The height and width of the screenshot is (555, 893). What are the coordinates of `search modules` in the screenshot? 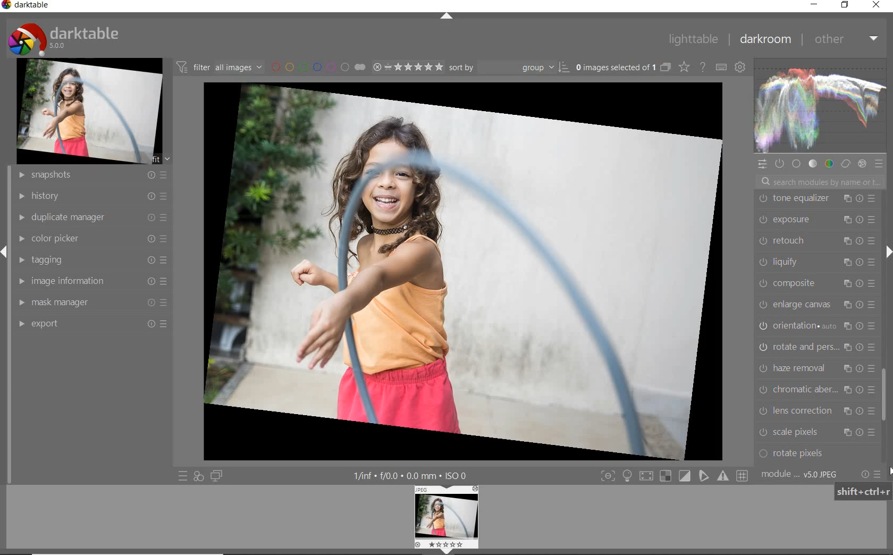 It's located at (816, 183).